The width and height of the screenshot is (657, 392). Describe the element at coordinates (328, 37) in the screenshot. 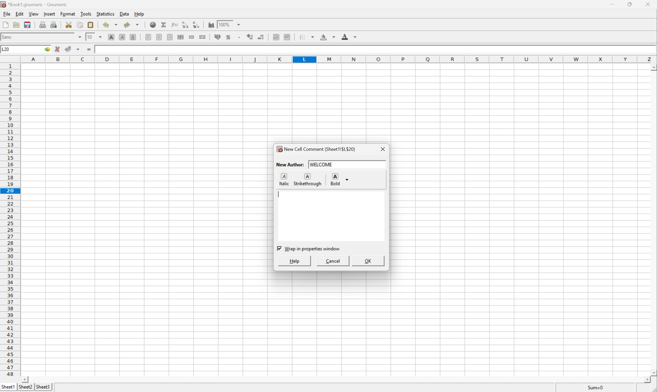

I see `Background` at that location.